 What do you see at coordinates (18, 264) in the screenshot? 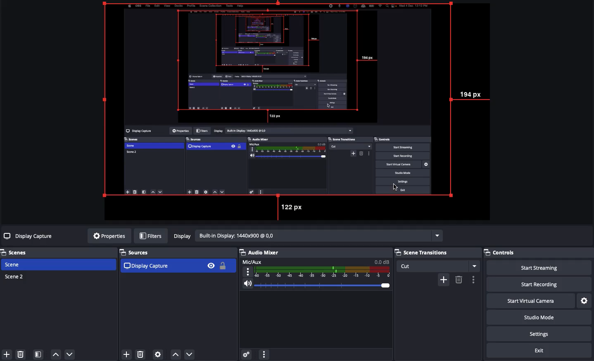
I see `Scene 1` at bounding box center [18, 264].